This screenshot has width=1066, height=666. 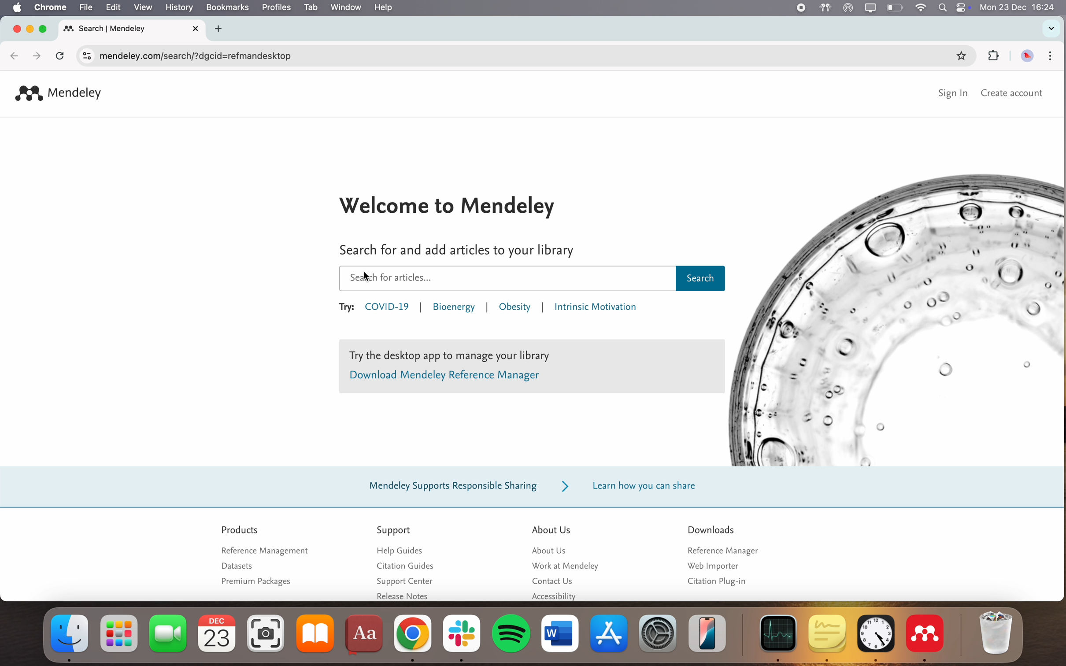 I want to click on obesity, so click(x=516, y=308).